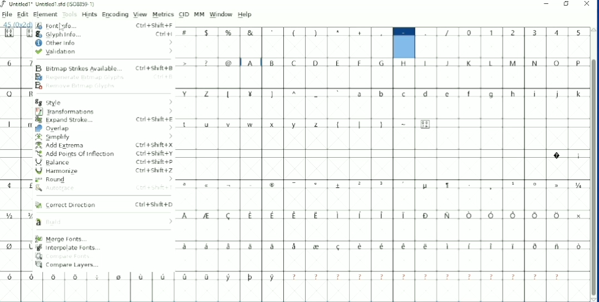 This screenshot has width=599, height=302. Describe the element at coordinates (383, 184) in the screenshot. I see `Symbols` at that location.